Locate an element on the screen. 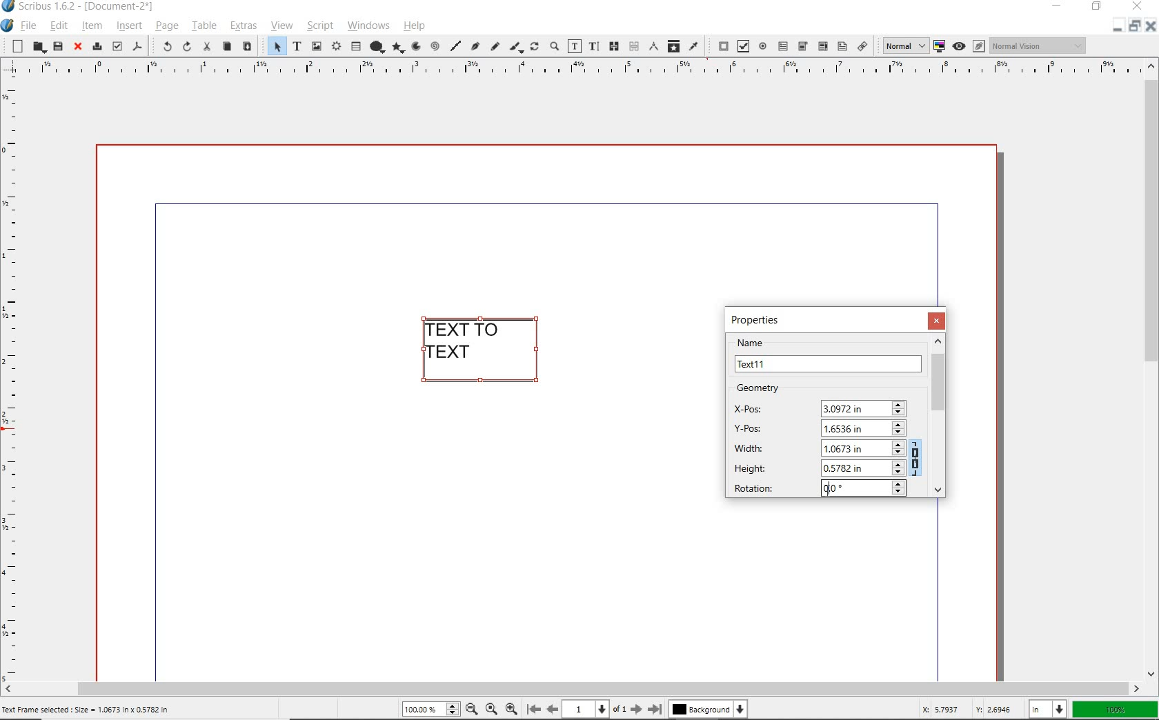  zoom level is located at coordinates (433, 710).